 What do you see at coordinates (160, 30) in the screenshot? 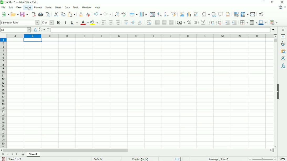
I see `Input line` at bounding box center [160, 30].